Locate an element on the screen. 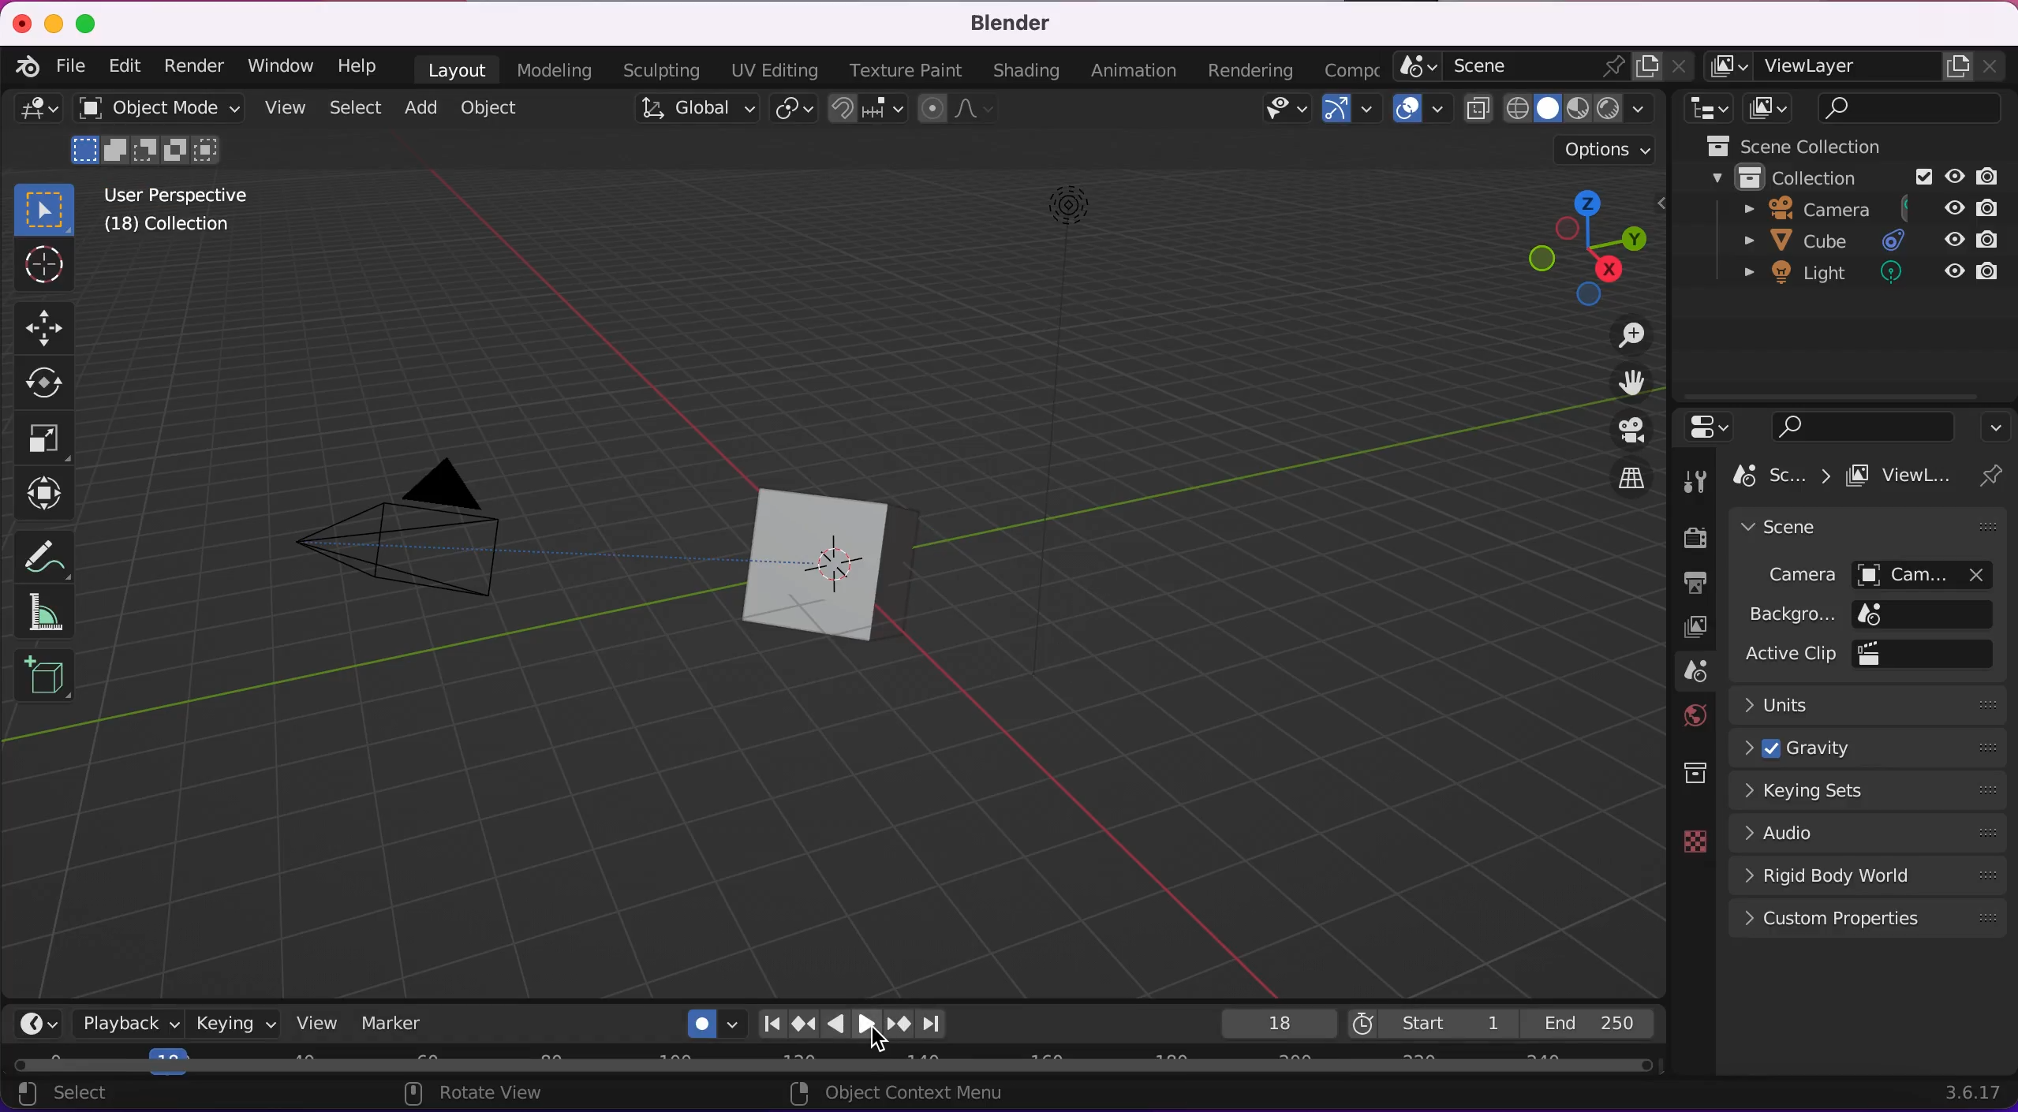  annotate is located at coordinates (40, 552).